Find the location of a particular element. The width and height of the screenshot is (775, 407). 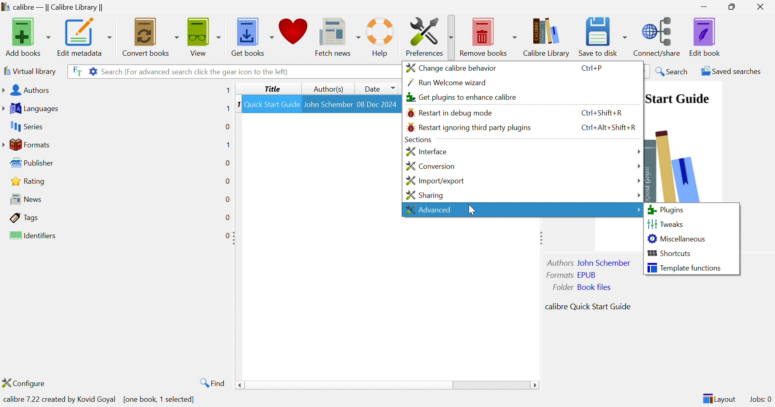

Edit metadata is located at coordinates (84, 37).